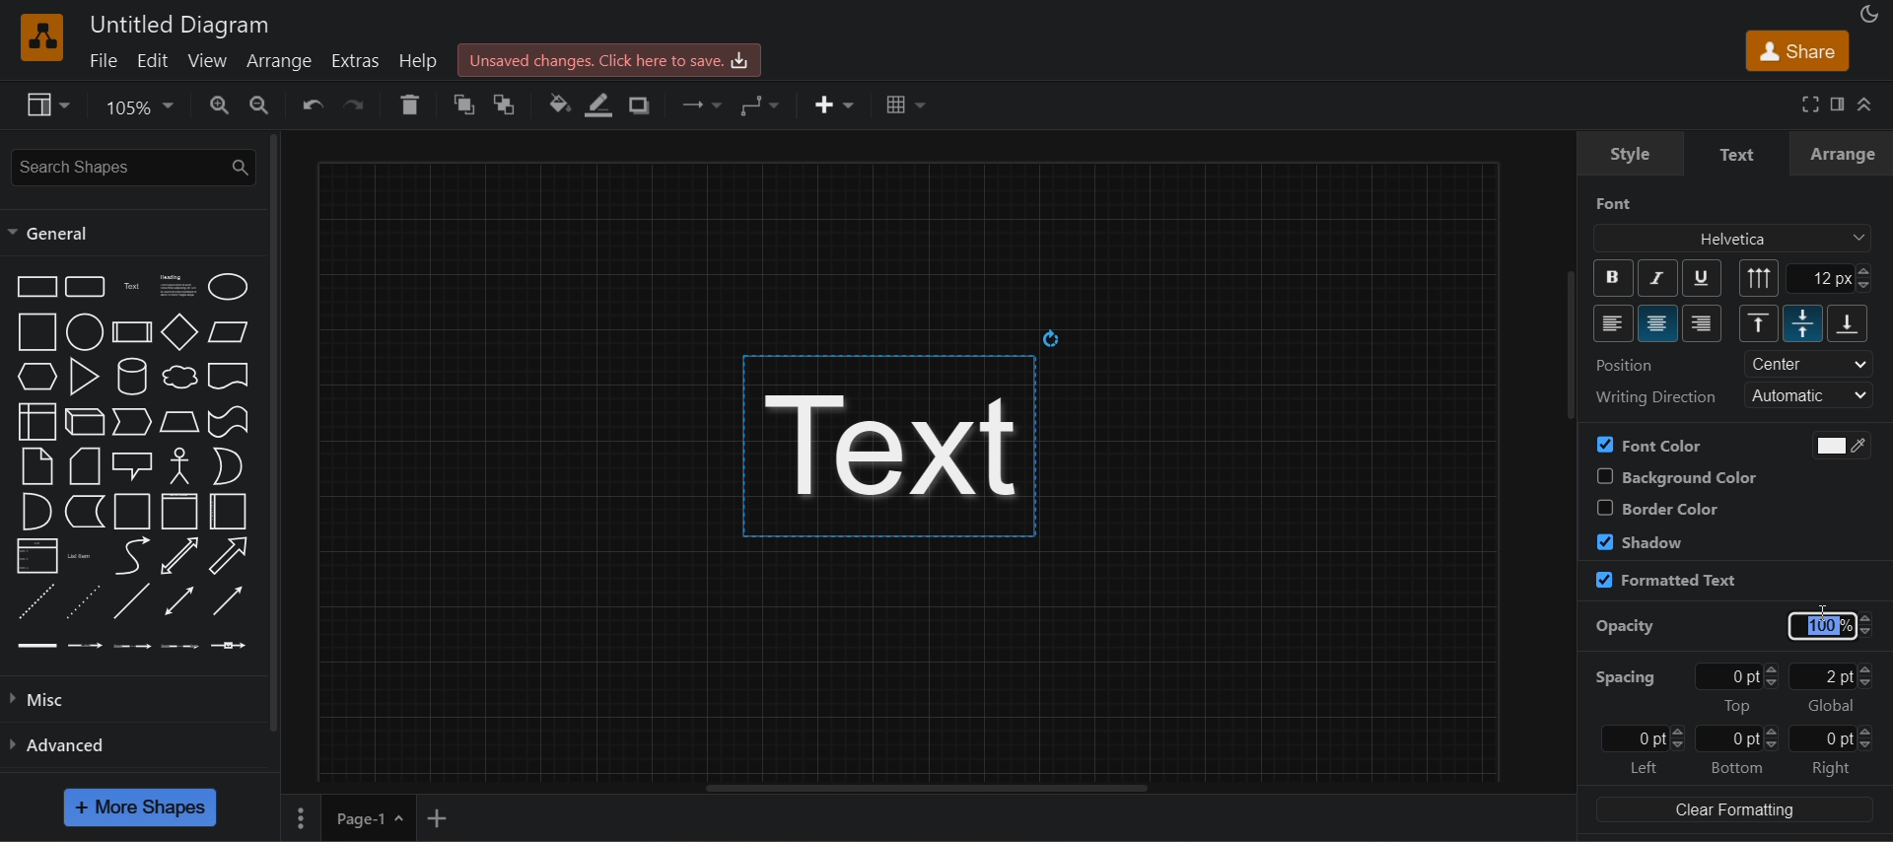 The width and height of the screenshot is (1893, 842). I want to click on vertical scroll bar, so click(273, 432).